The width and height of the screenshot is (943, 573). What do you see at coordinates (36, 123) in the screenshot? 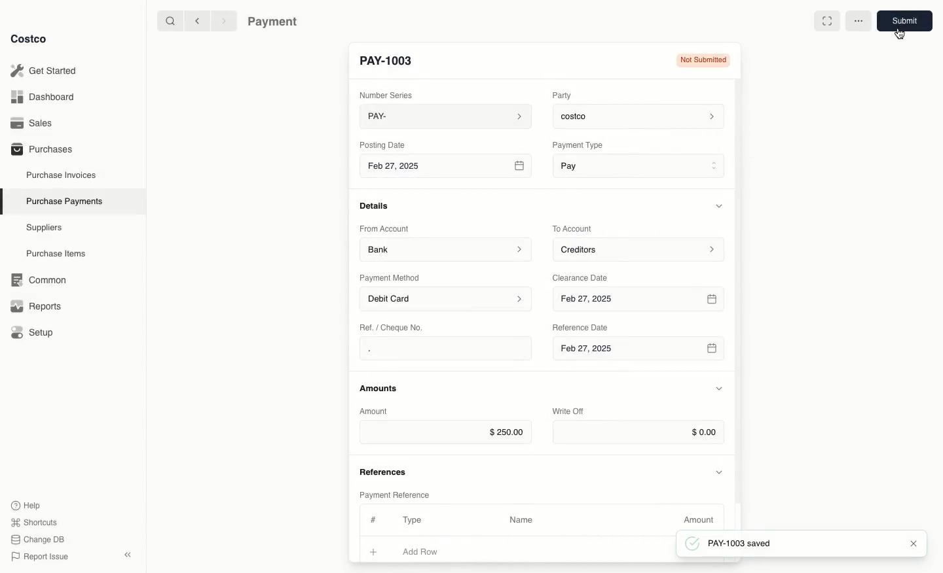
I see `Sales` at bounding box center [36, 123].